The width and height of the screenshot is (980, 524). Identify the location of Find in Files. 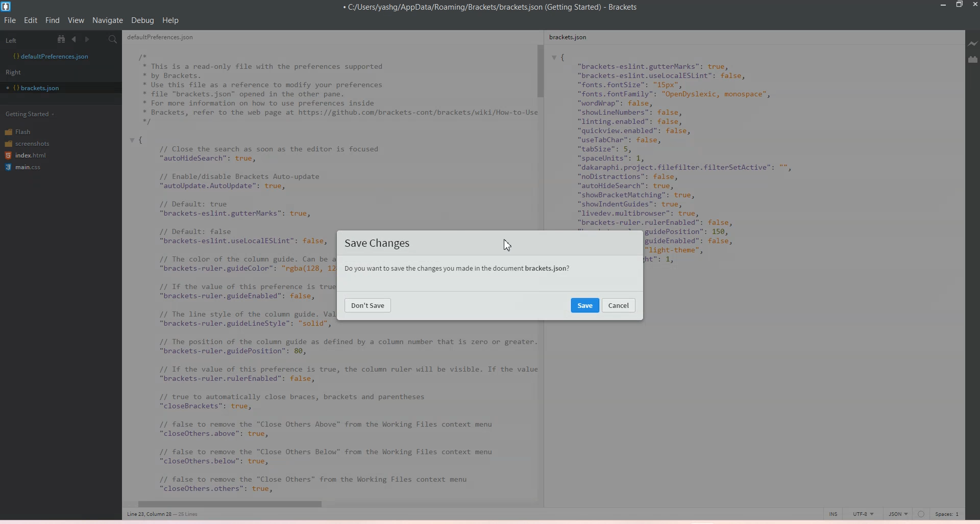
(114, 40).